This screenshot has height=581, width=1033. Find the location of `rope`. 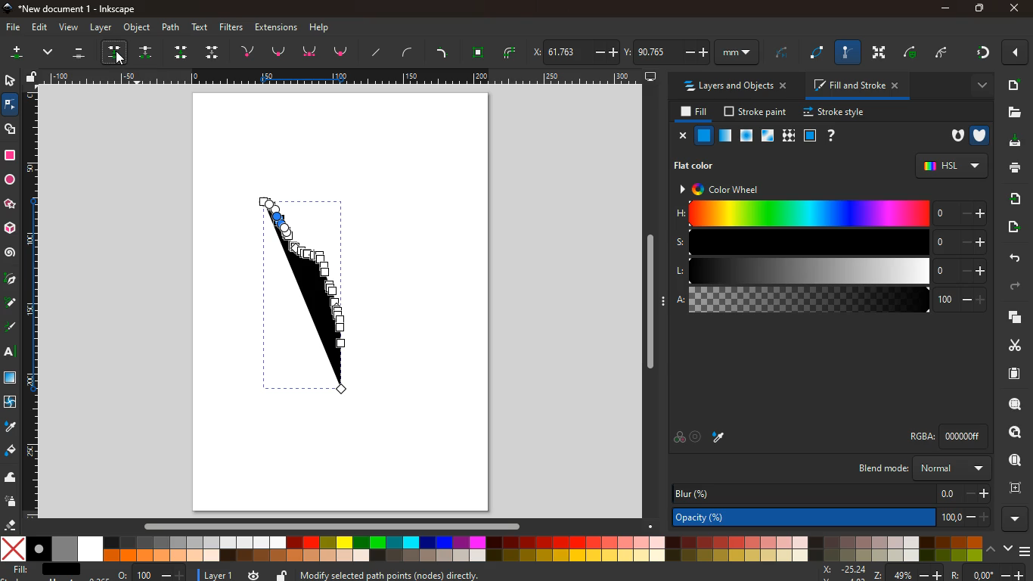

rope is located at coordinates (782, 54).